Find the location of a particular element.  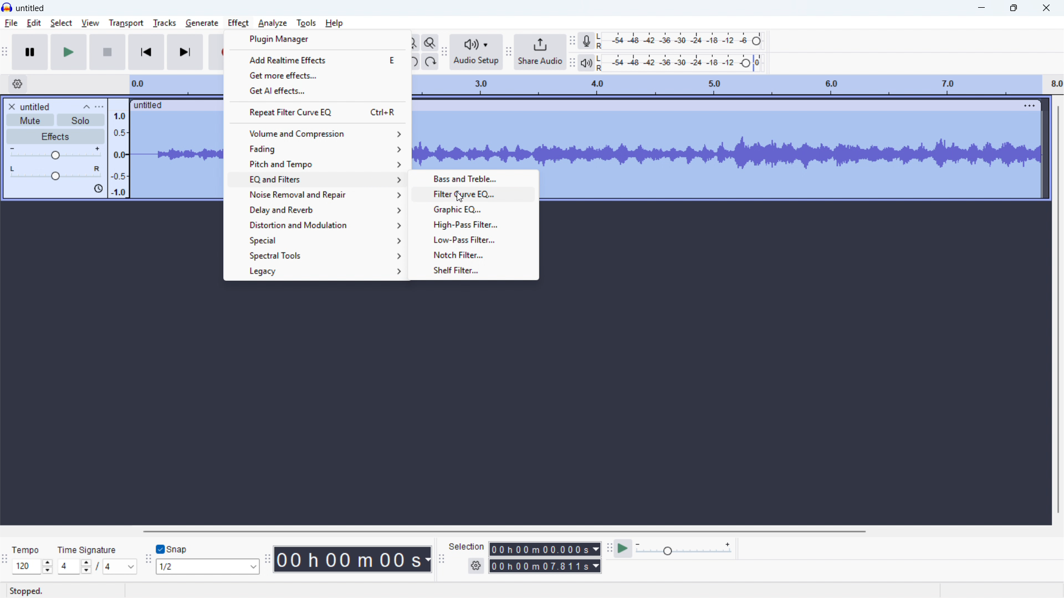

track options  is located at coordinates (1030, 104).